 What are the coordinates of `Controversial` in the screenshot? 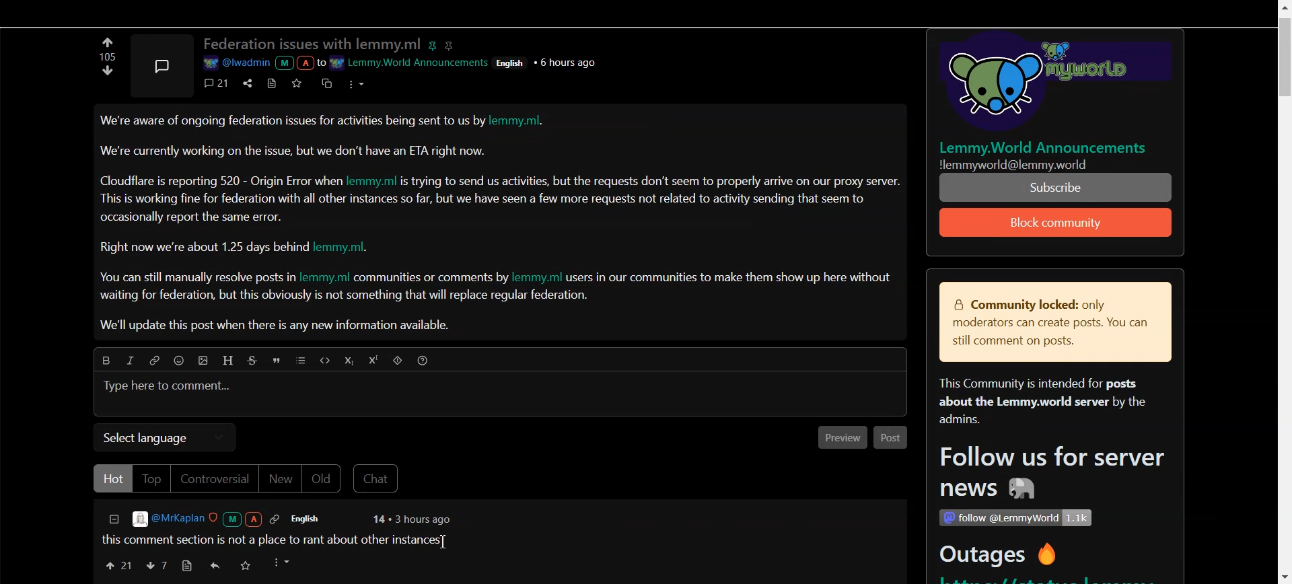 It's located at (214, 479).